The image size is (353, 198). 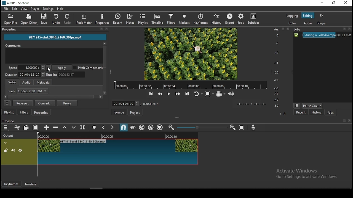 I want to click on undo, so click(x=55, y=19).